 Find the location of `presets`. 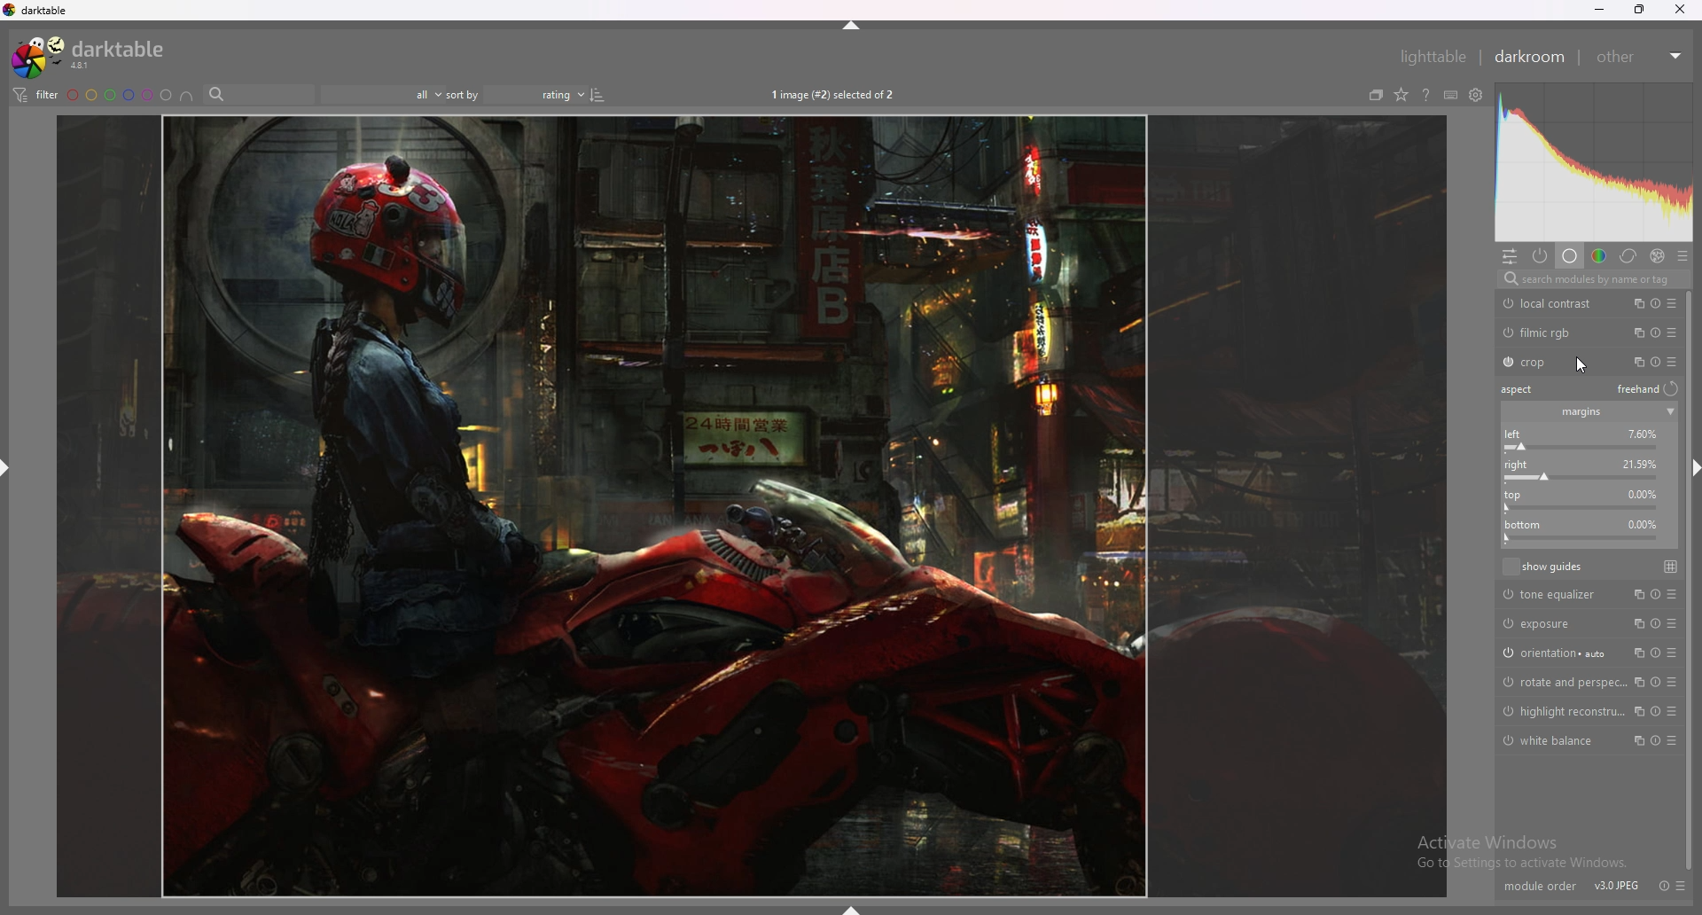

presets is located at coordinates (1682, 886).